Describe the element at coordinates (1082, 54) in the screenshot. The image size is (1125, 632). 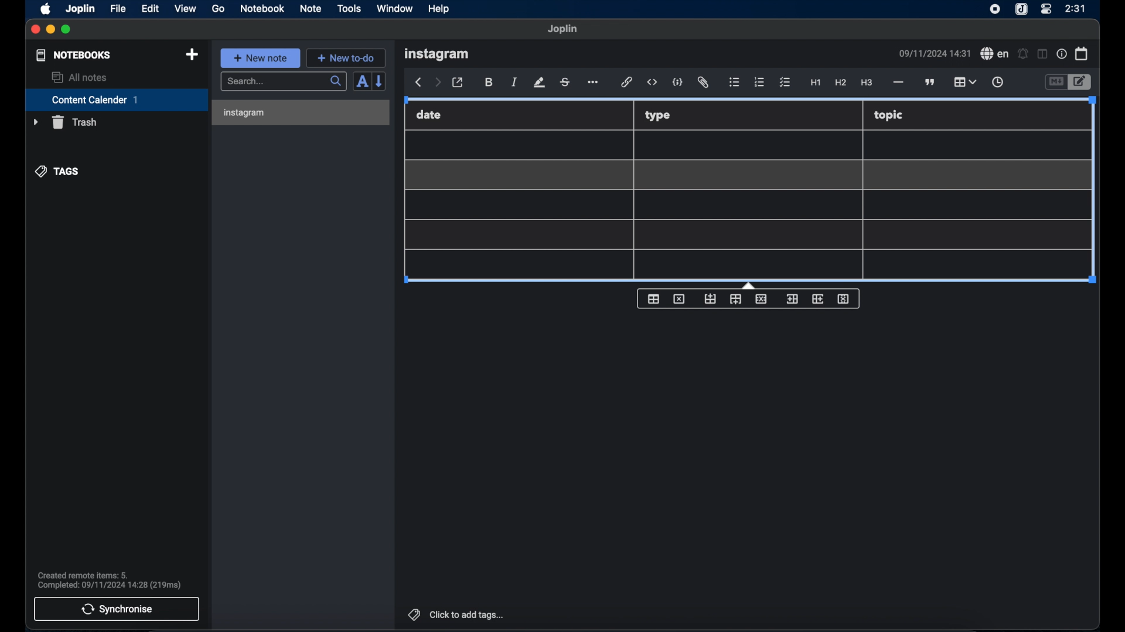
I see `calendar icon` at that location.